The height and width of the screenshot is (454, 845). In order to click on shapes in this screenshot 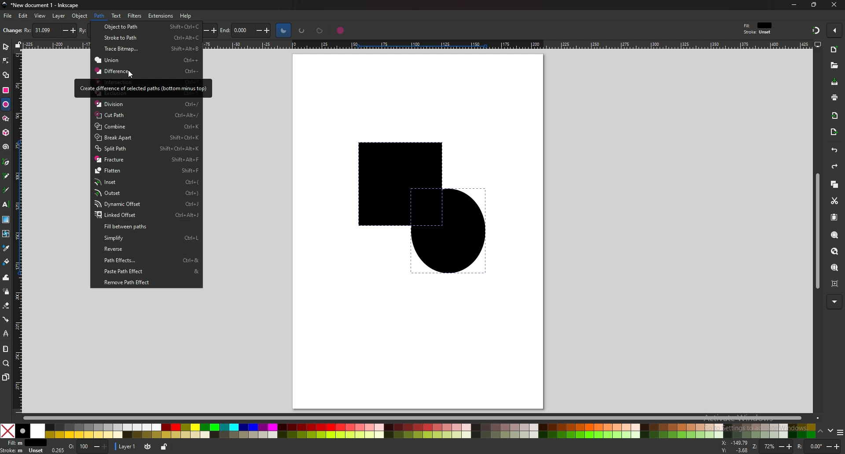, I will do `click(412, 208)`.